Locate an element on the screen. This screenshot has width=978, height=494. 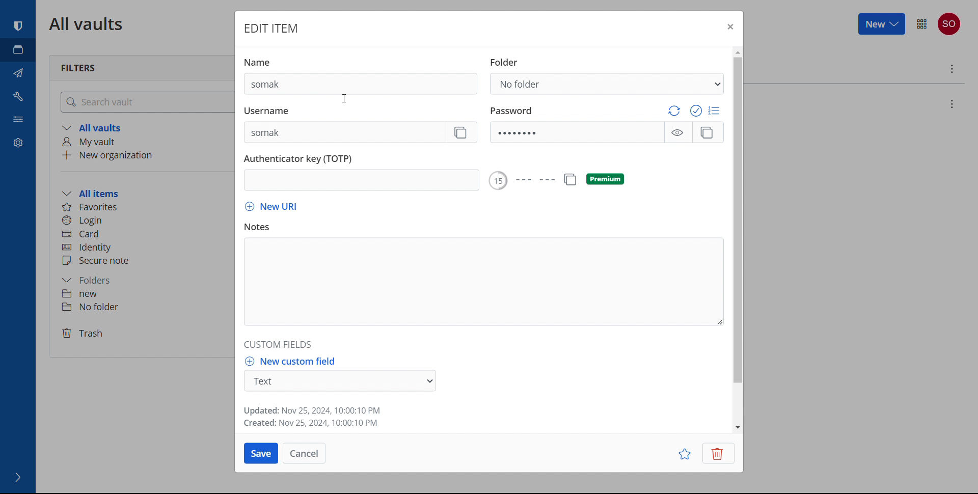
trash is located at coordinates (145, 335).